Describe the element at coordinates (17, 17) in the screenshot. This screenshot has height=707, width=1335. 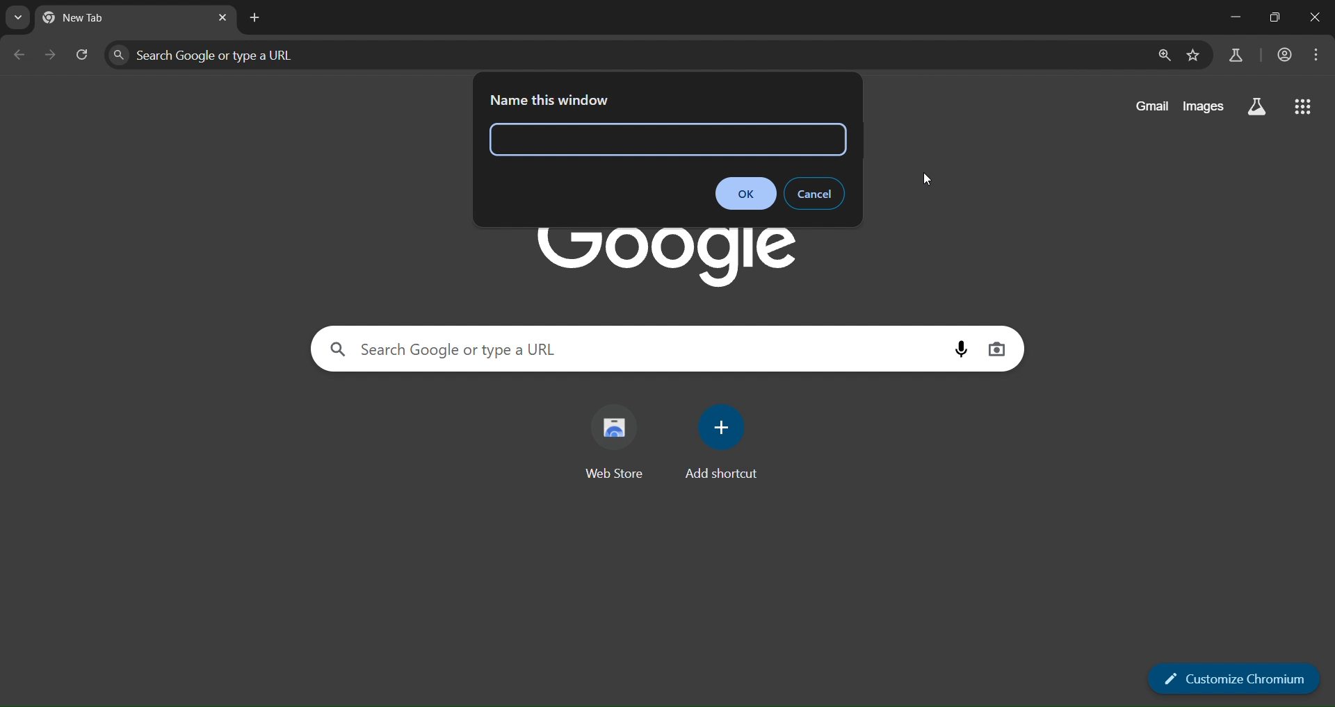
I see `search tabs` at that location.